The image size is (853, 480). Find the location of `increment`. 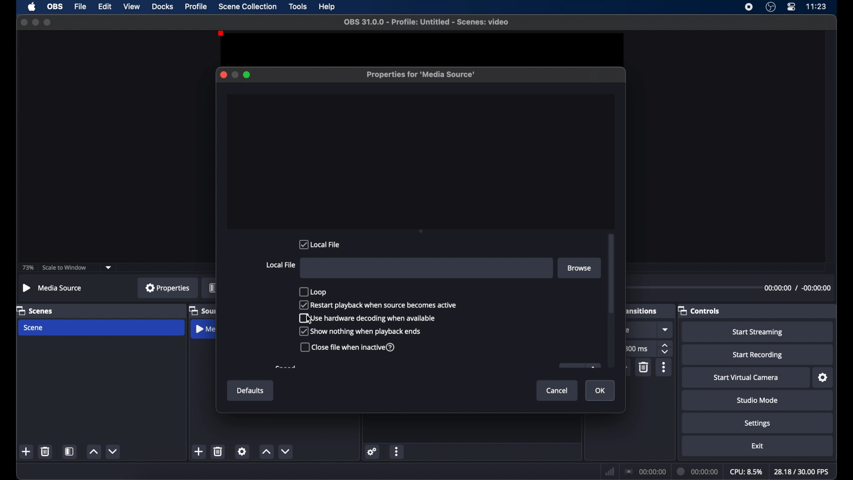

increment is located at coordinates (93, 452).